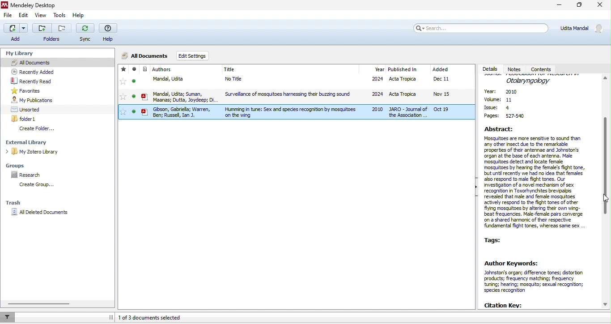 The width and height of the screenshot is (611, 324). I want to click on journal title, so click(230, 70).